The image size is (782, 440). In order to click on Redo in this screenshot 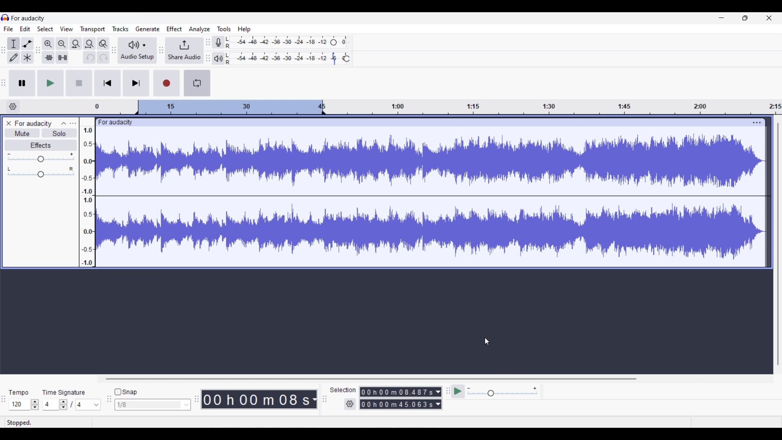, I will do `click(103, 57)`.